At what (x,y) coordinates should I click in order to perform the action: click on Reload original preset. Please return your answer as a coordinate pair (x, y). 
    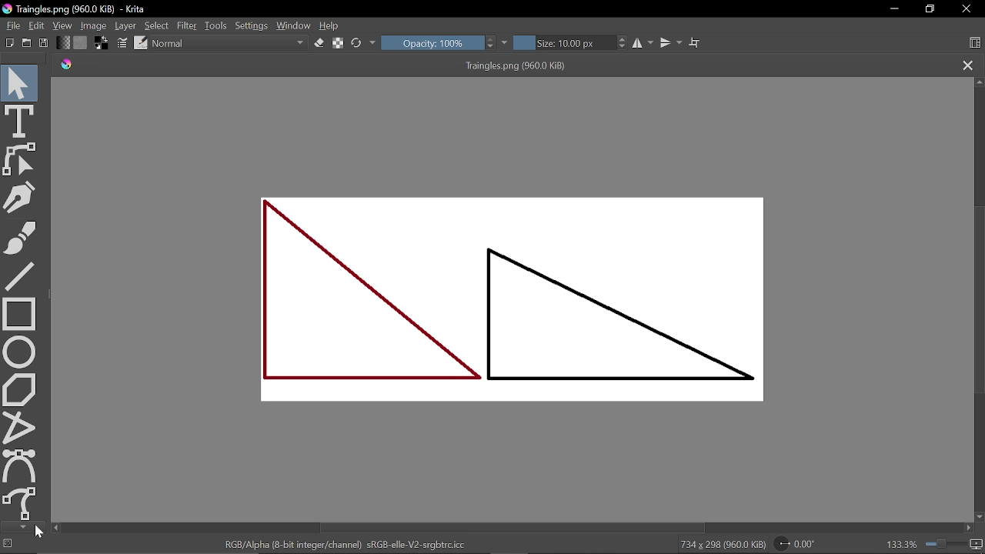
    Looking at the image, I should click on (357, 43).